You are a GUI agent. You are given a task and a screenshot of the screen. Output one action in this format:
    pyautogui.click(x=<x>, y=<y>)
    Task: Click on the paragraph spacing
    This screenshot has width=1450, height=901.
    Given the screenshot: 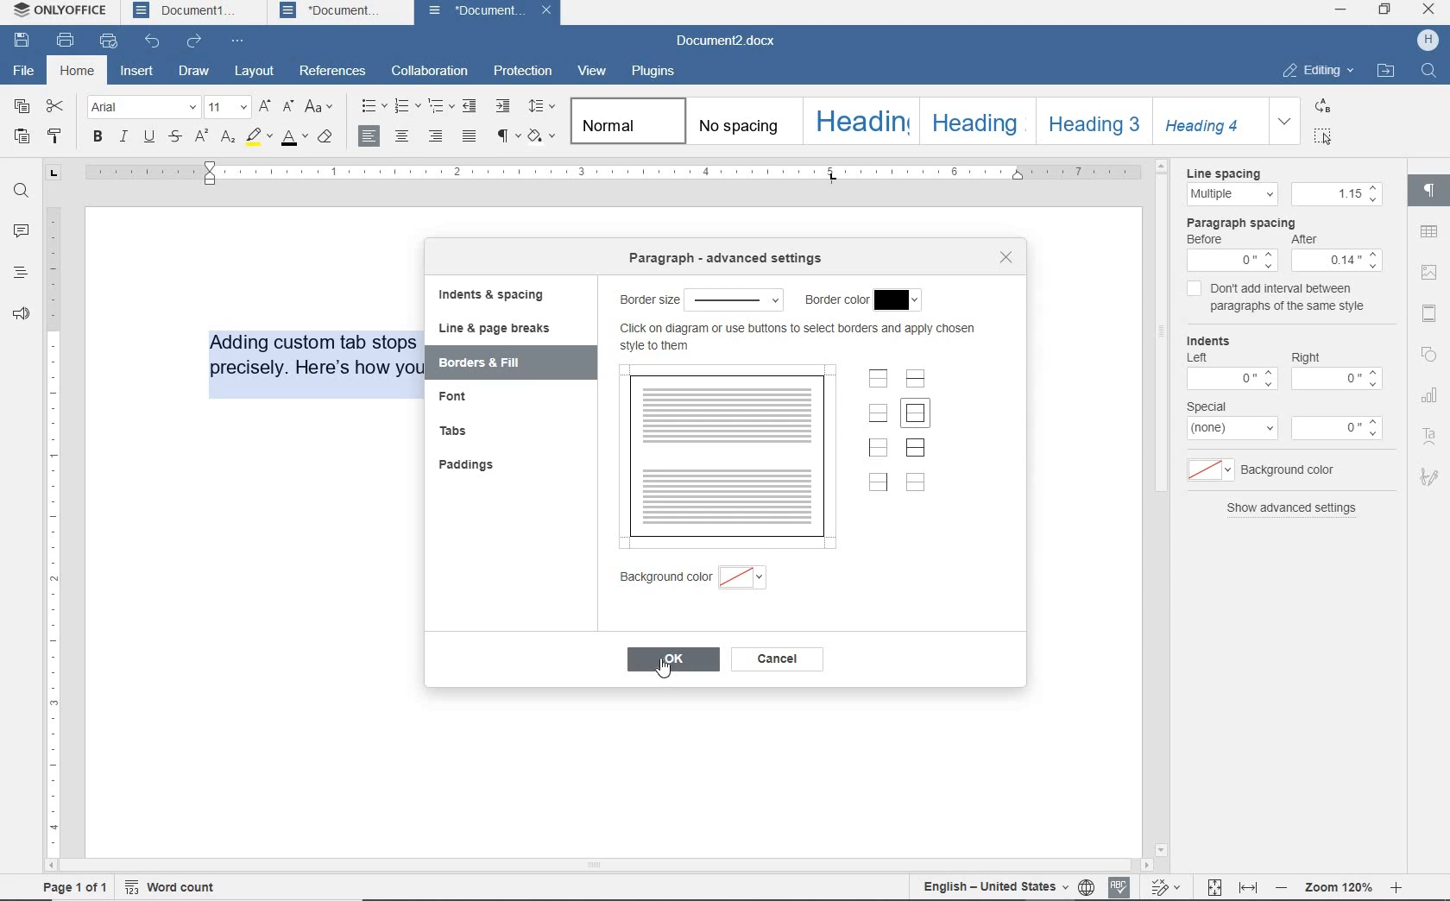 What is the action you would take?
    pyautogui.click(x=1243, y=222)
    